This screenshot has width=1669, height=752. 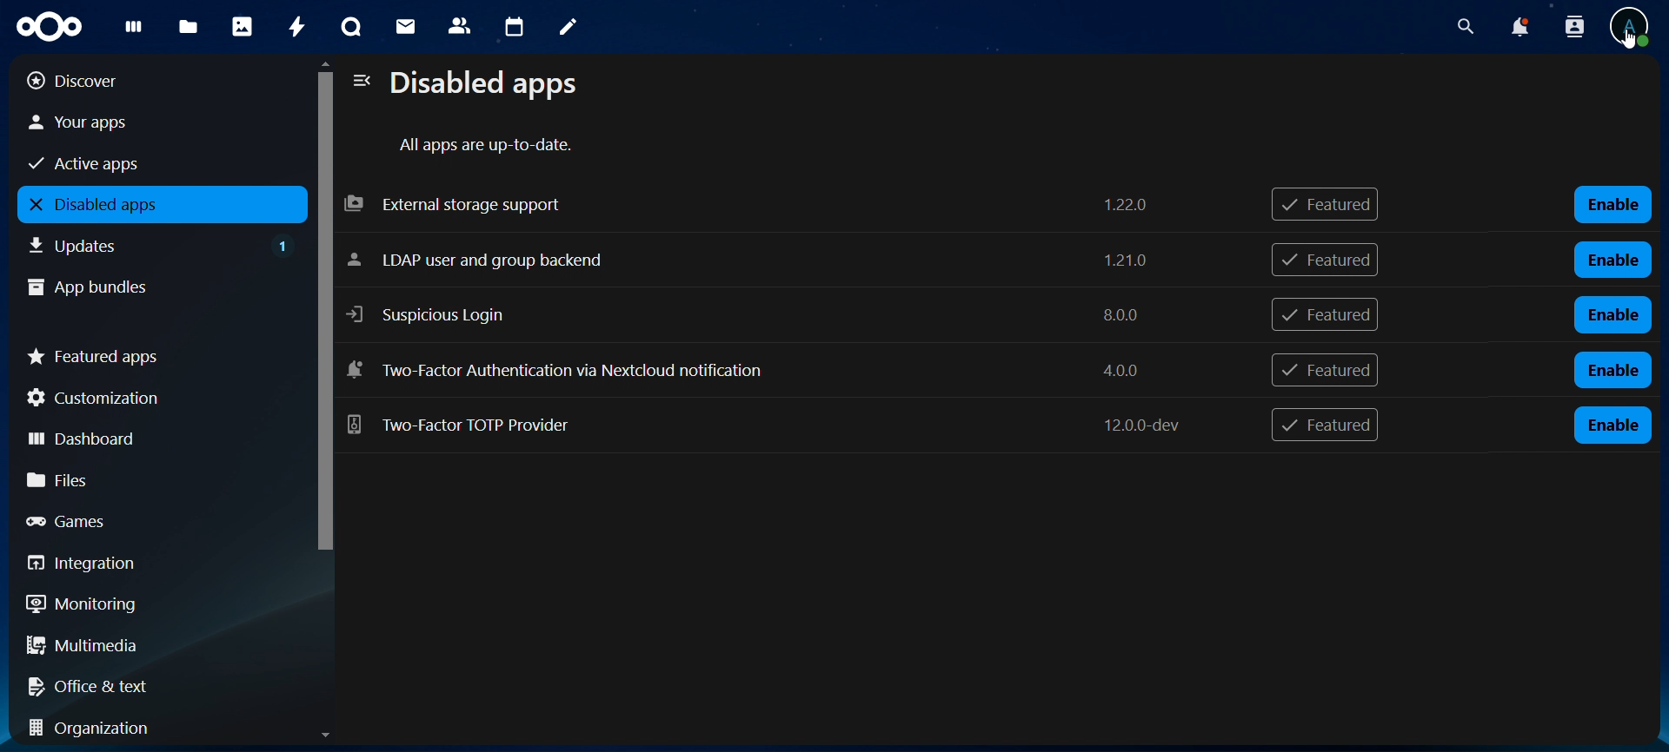 What do you see at coordinates (130, 30) in the screenshot?
I see `dashboard` at bounding box center [130, 30].